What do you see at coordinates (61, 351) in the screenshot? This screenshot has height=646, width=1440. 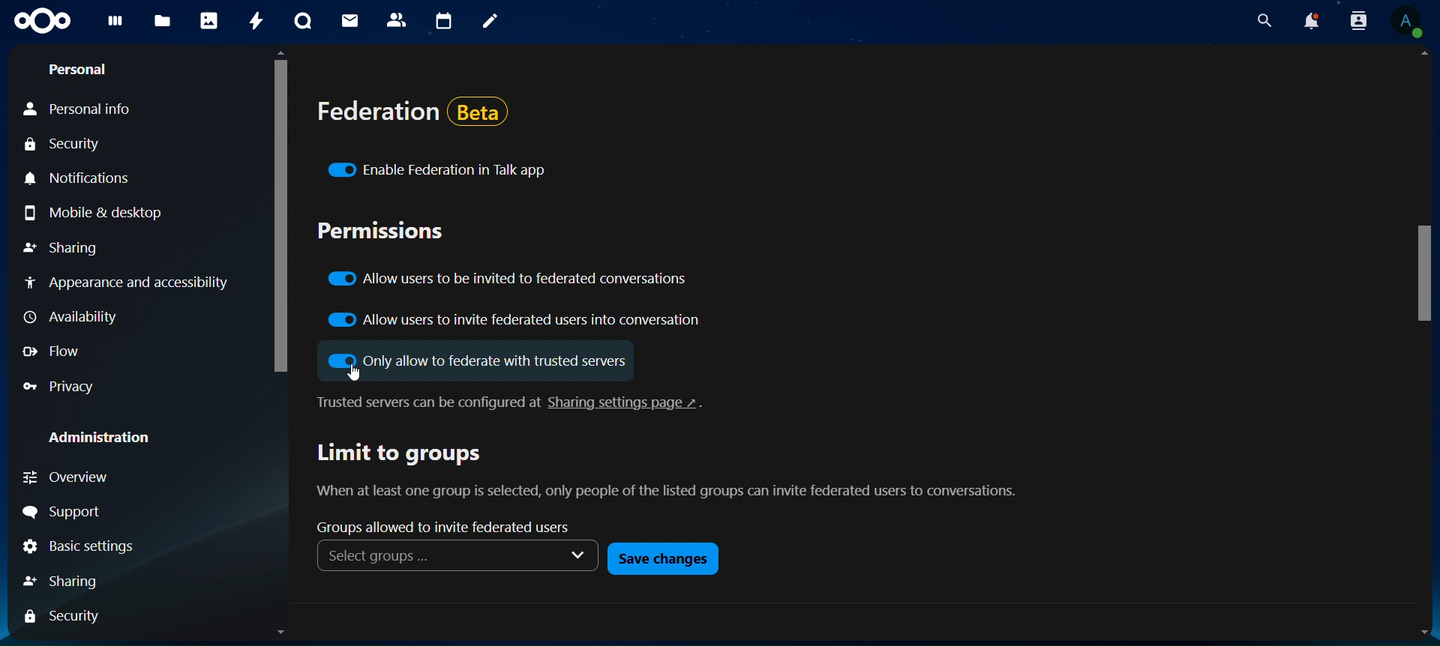 I see `flow` at bounding box center [61, 351].